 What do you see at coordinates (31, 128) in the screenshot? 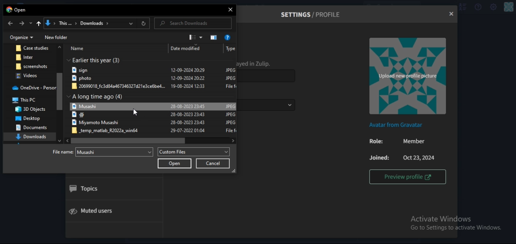
I see `documnet` at bounding box center [31, 128].